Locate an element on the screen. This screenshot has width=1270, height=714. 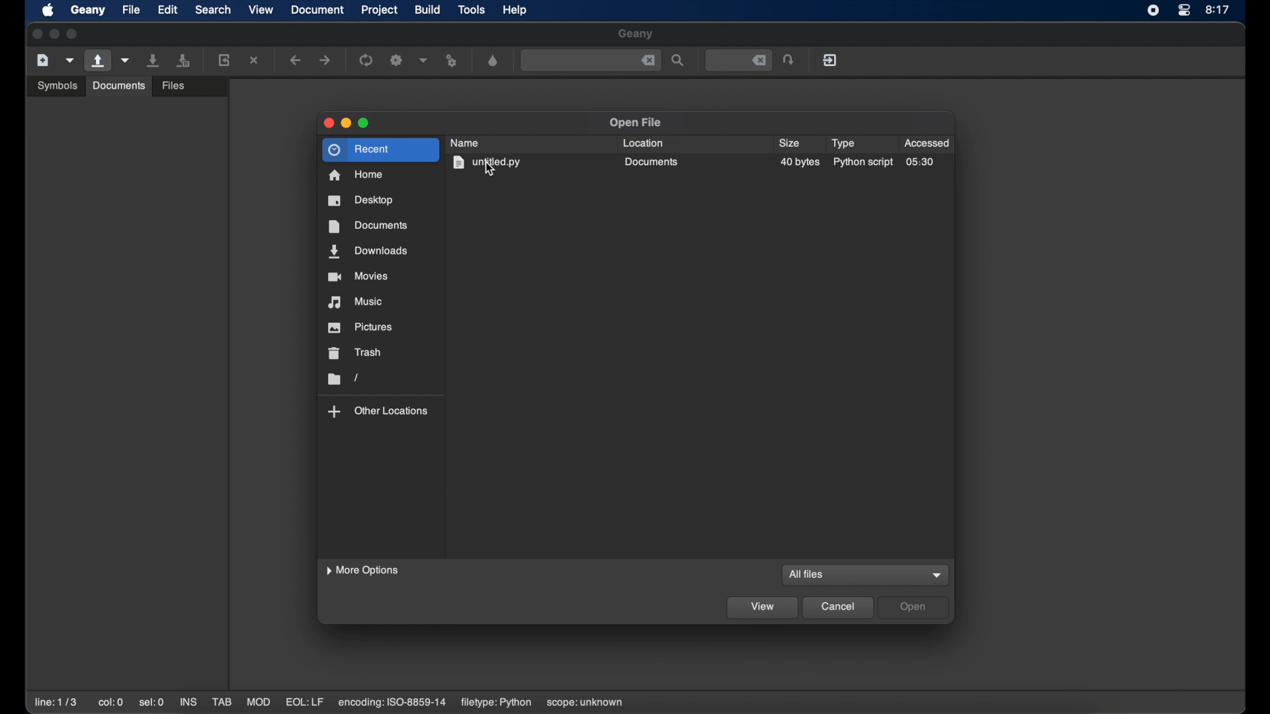
pictures is located at coordinates (360, 327).